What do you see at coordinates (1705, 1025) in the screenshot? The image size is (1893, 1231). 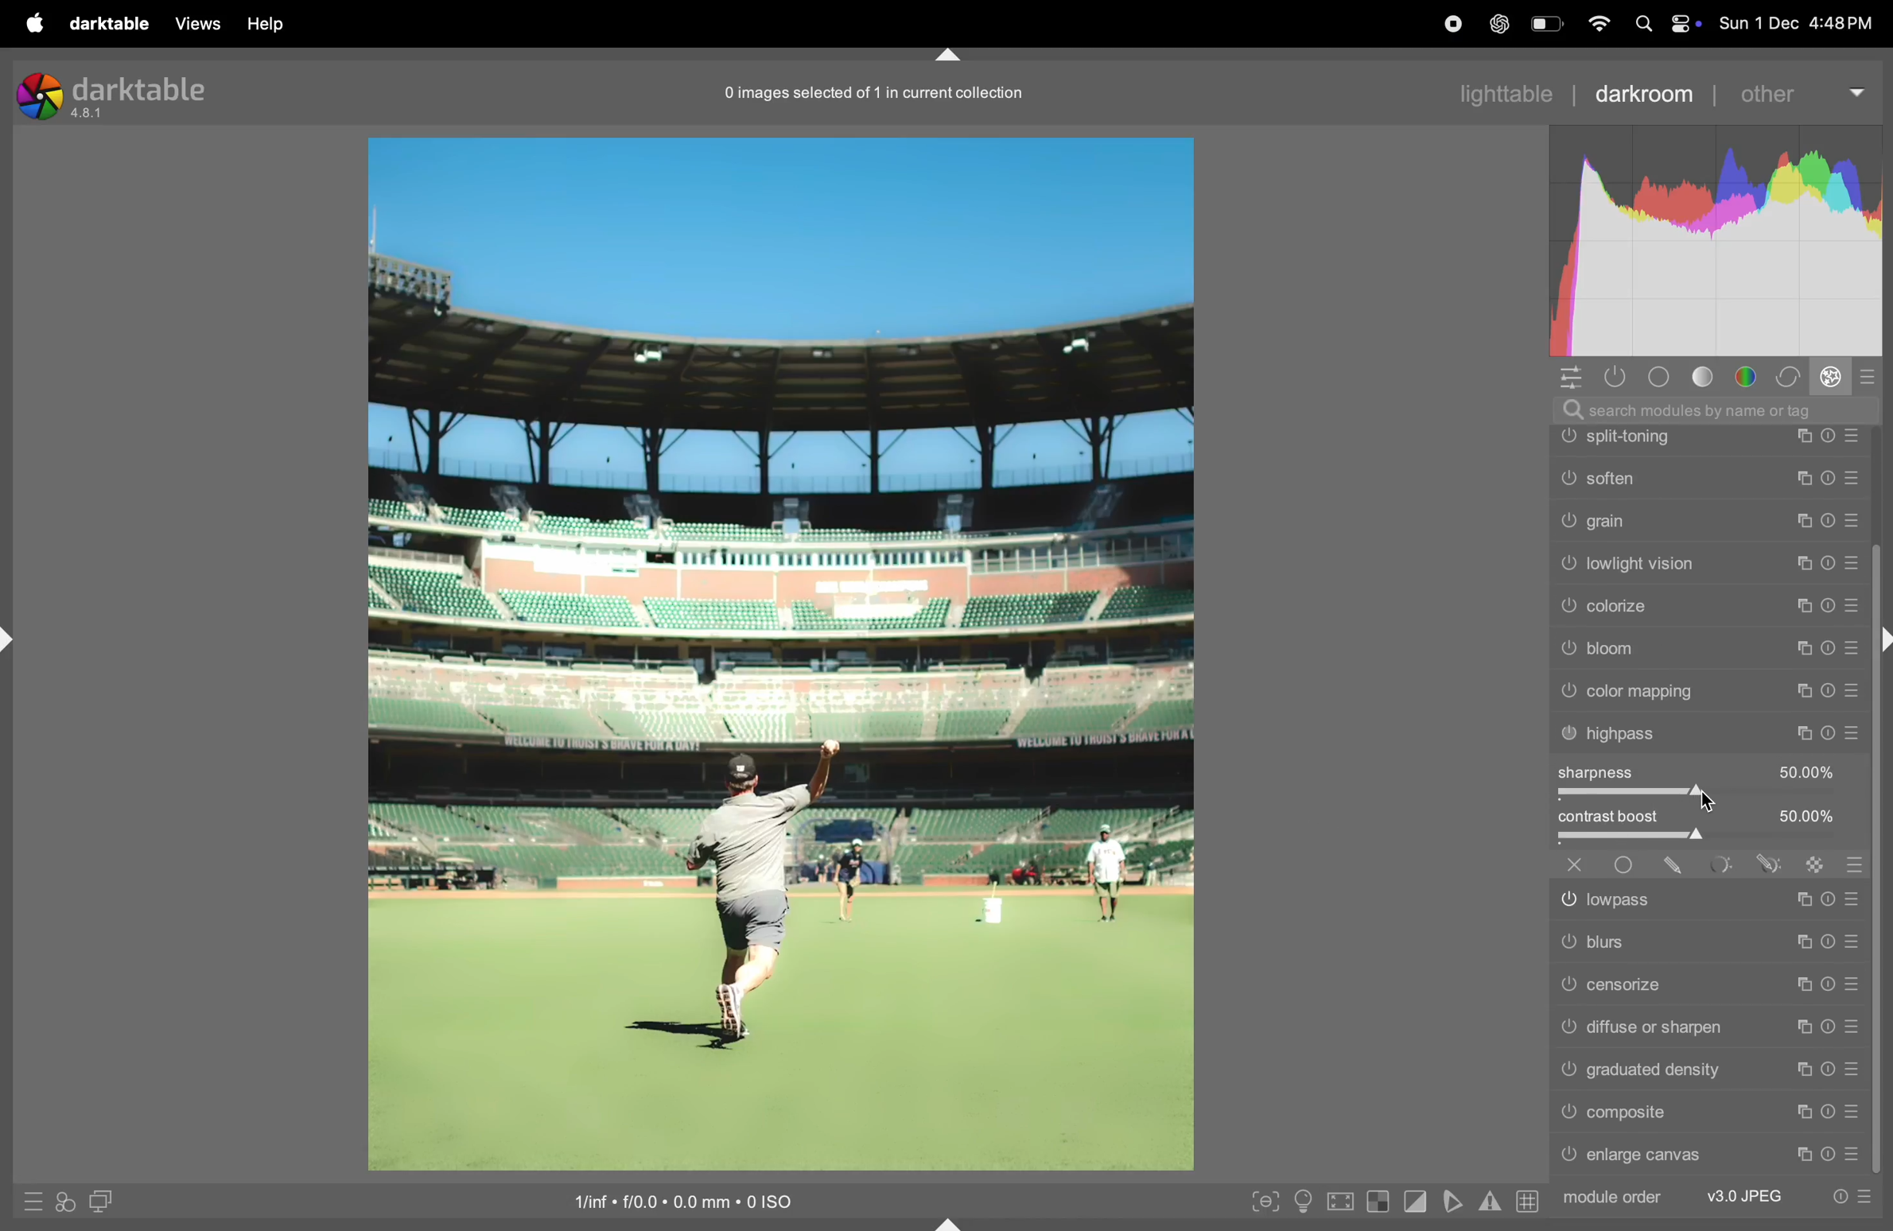 I see `difuse shapen` at bounding box center [1705, 1025].